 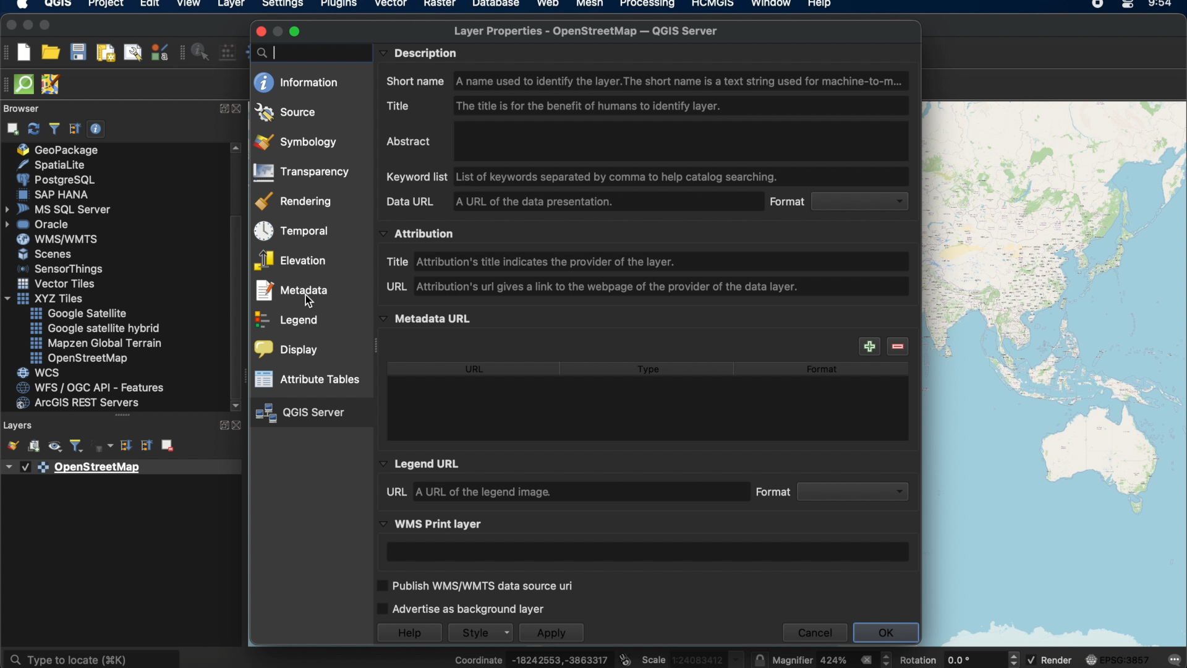 I want to click on expand all, so click(x=127, y=447).